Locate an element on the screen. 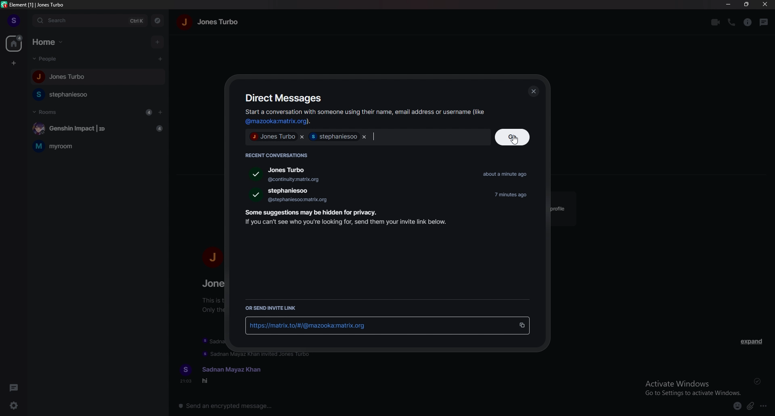 The width and height of the screenshot is (775, 416). Some suggestions may be hidden for privacy. If you can't see who you're looking for, send them your invite link below. is located at coordinates (343, 219).